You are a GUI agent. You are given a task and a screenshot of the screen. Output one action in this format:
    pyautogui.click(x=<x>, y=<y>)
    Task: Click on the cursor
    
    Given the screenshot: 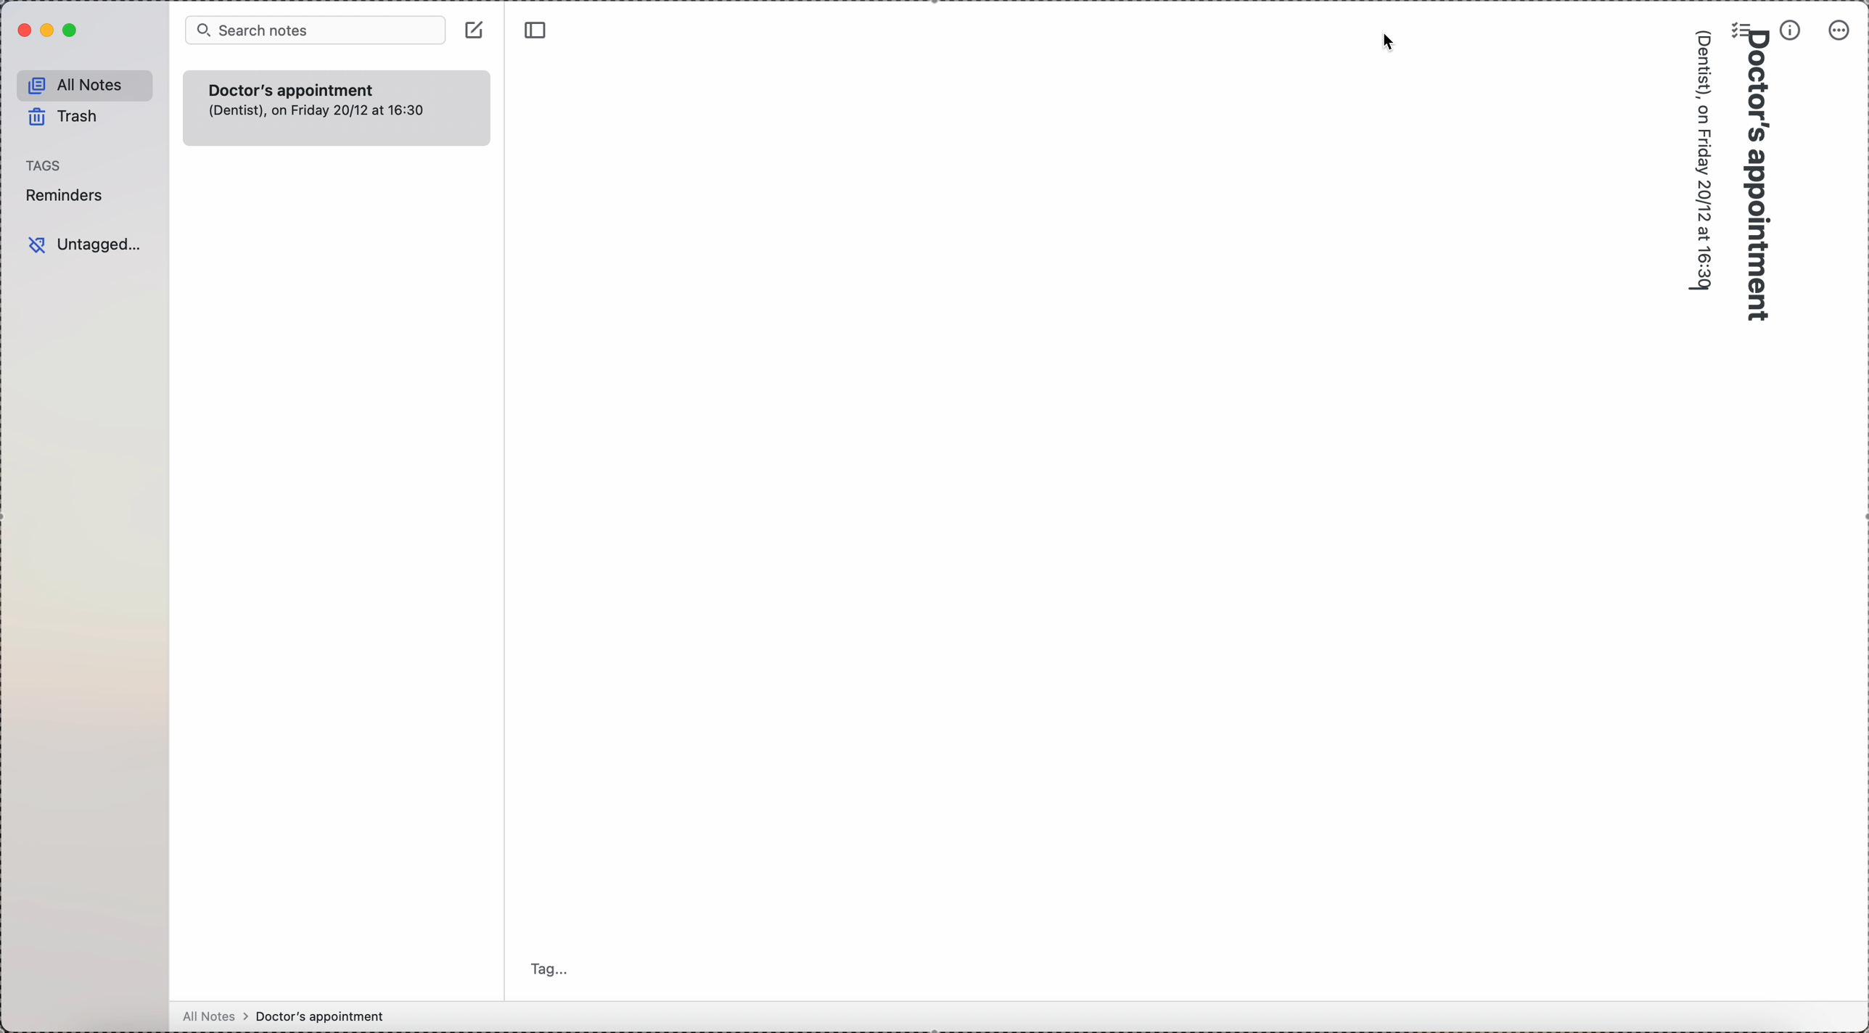 What is the action you would take?
    pyautogui.click(x=1389, y=43)
    